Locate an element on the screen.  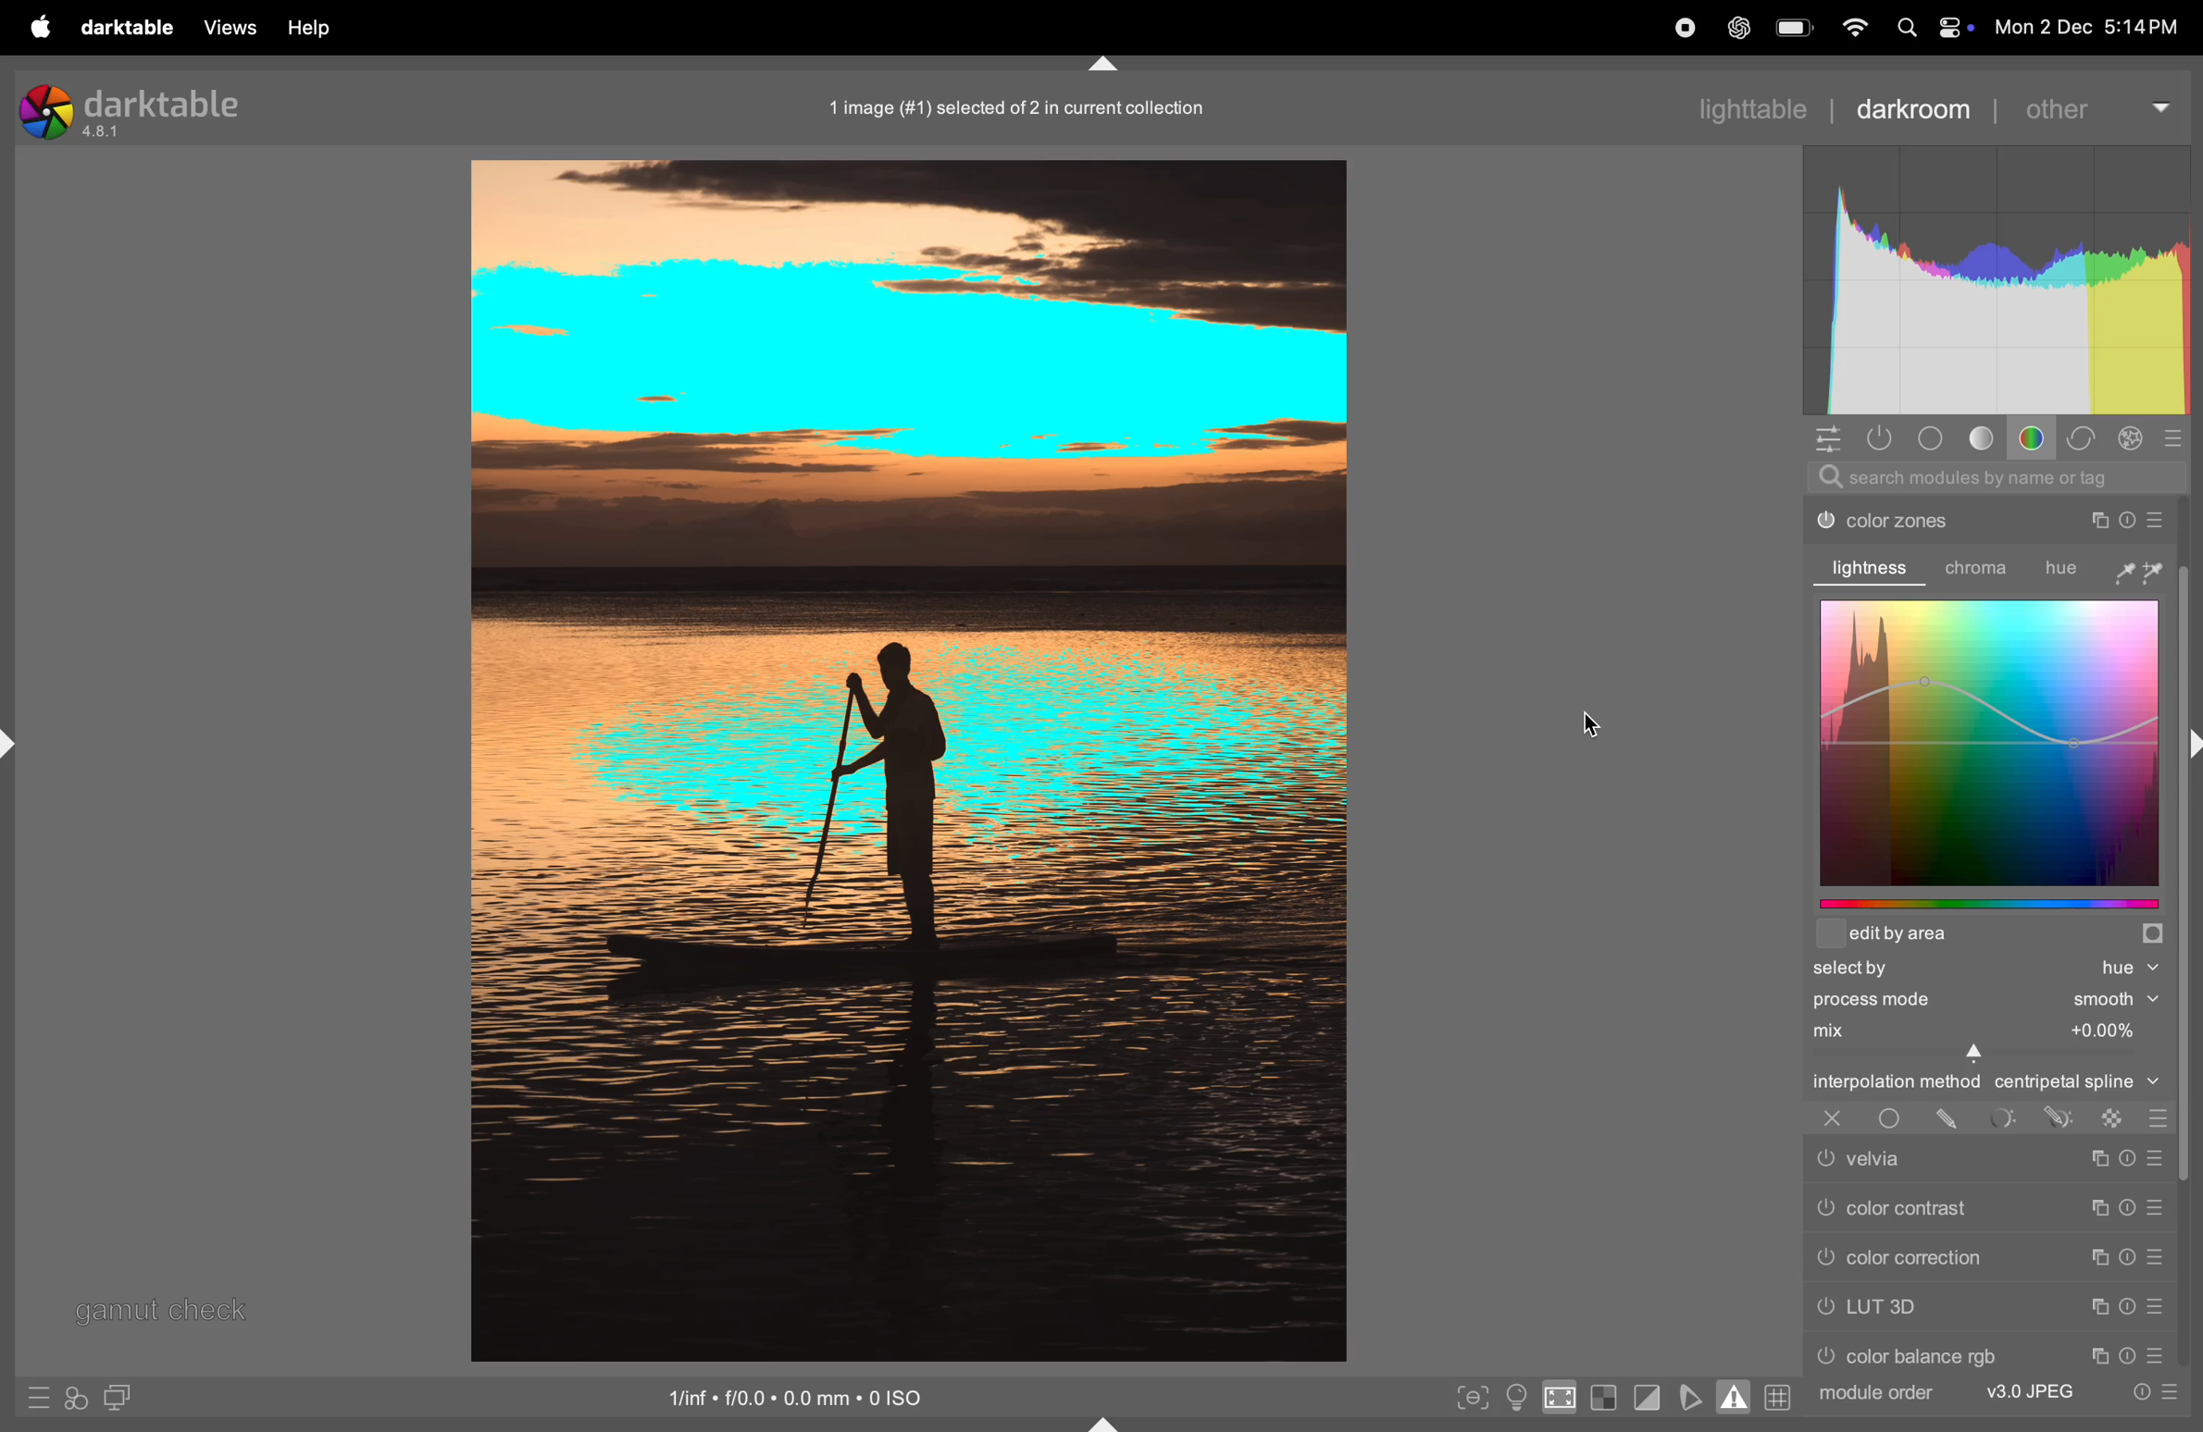
Copy is located at coordinates (2097, 1356).